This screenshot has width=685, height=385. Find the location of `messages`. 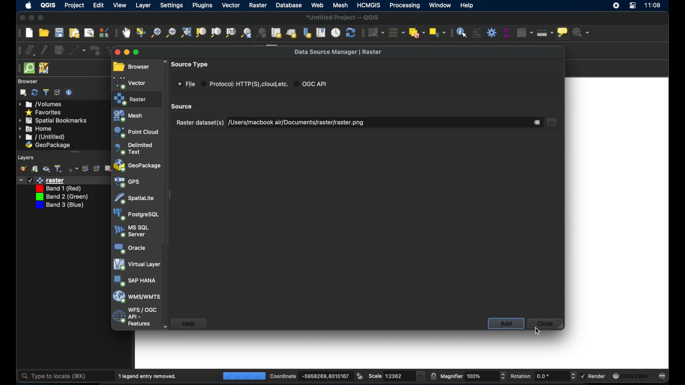

messages is located at coordinates (664, 376).